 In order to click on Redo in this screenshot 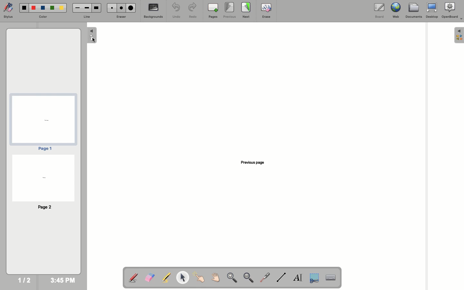, I will do `click(192, 11)`.